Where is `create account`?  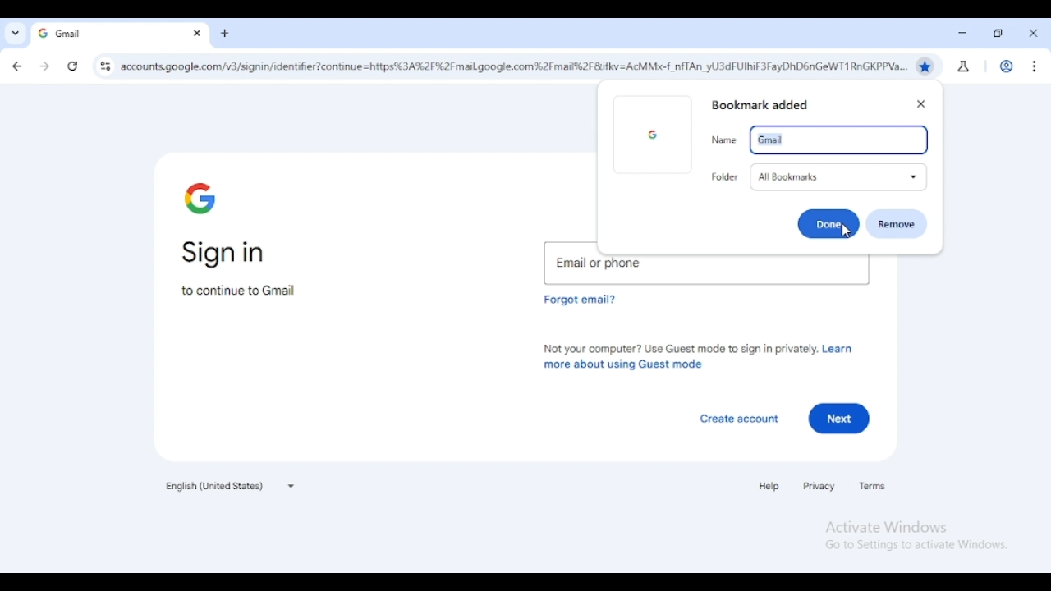
create account is located at coordinates (741, 419).